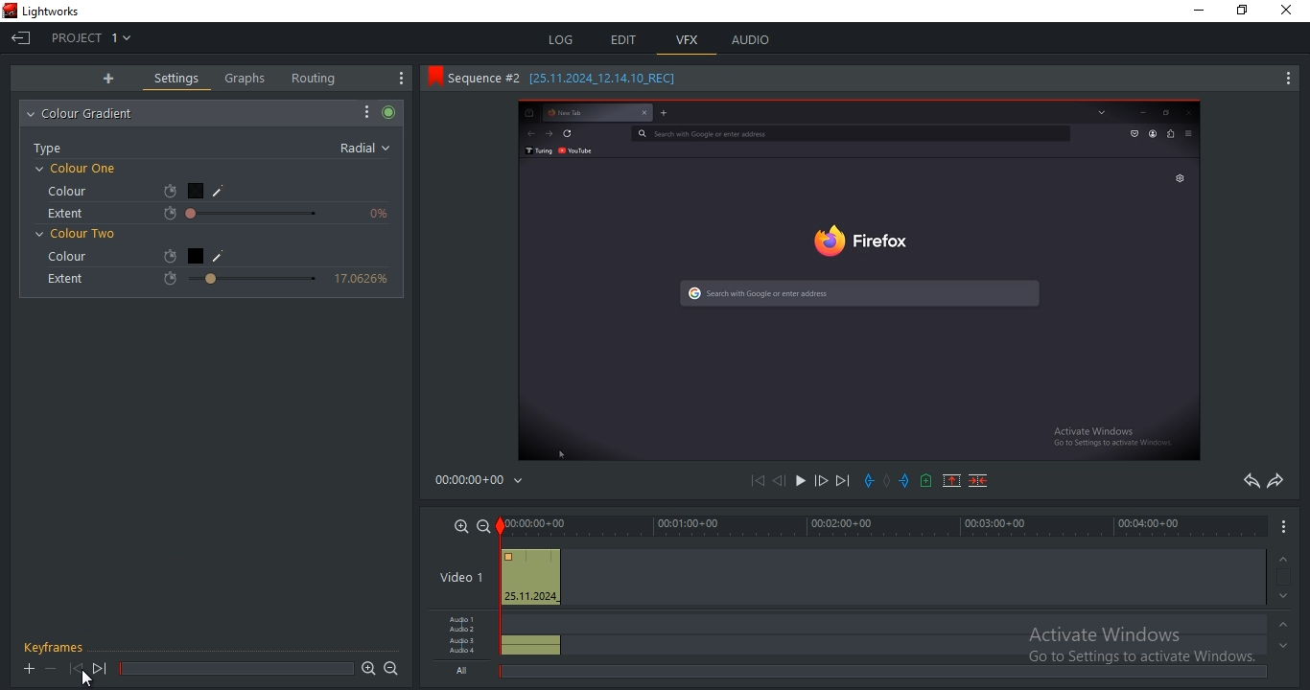 This screenshot has height=690, width=1310. What do you see at coordinates (64, 254) in the screenshot?
I see `colour` at bounding box center [64, 254].